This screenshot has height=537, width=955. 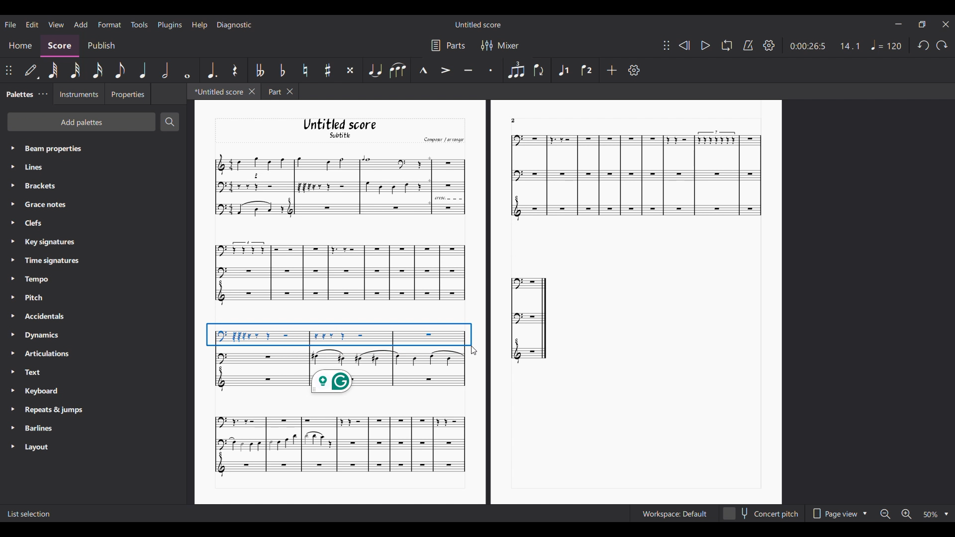 What do you see at coordinates (280, 91) in the screenshot?
I see `Part X` at bounding box center [280, 91].